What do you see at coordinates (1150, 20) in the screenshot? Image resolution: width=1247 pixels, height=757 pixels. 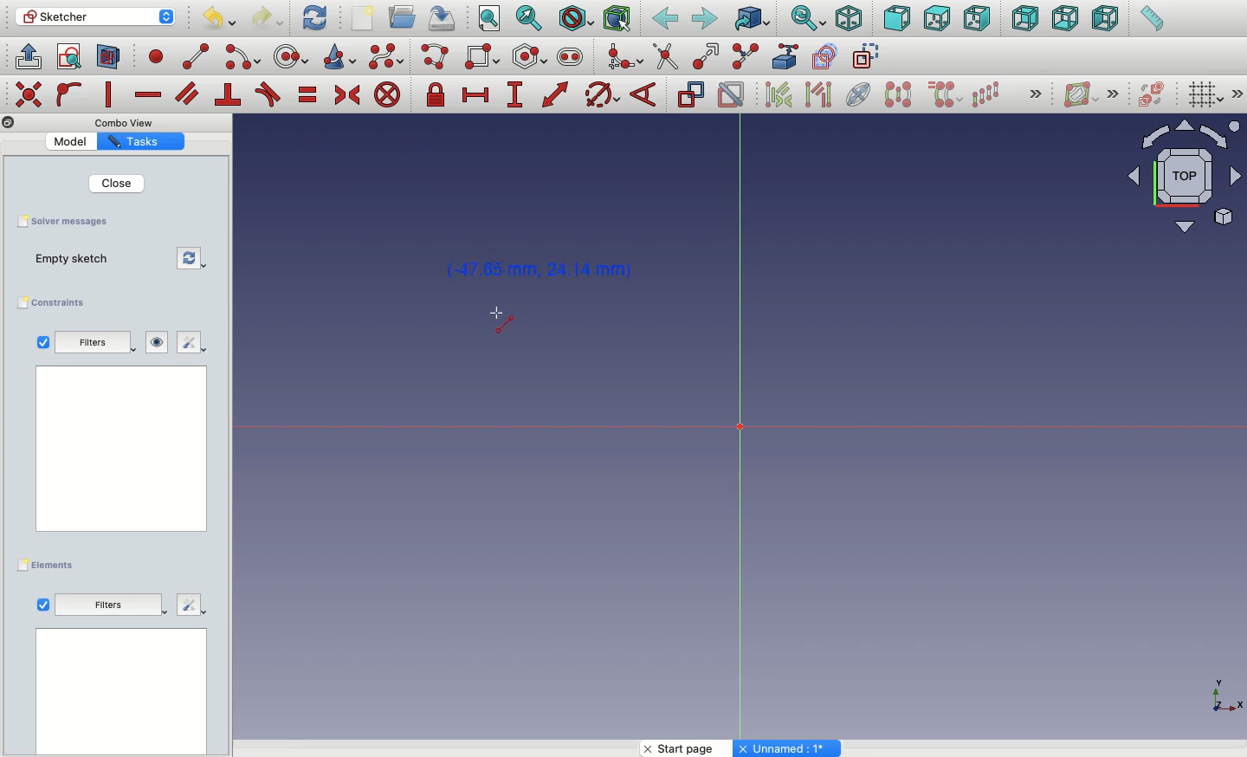 I see `Measure` at bounding box center [1150, 20].